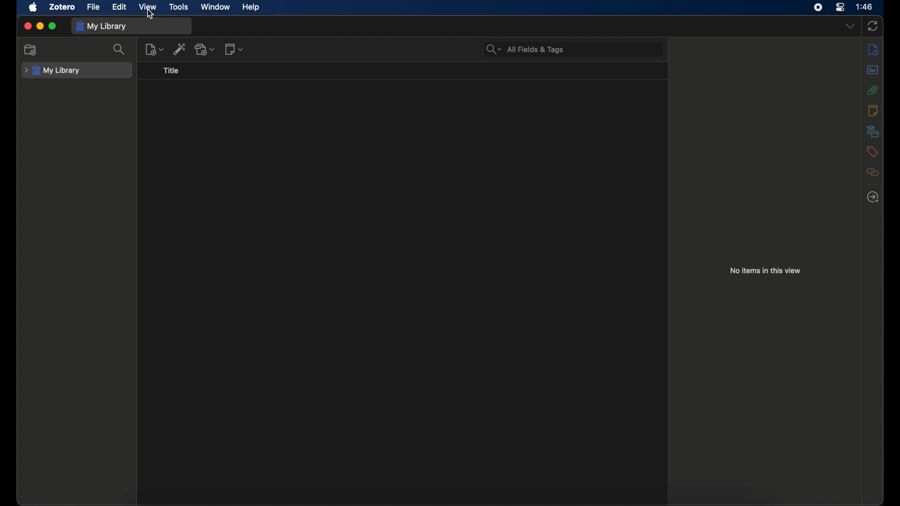  What do you see at coordinates (120, 7) in the screenshot?
I see `edit` at bounding box center [120, 7].